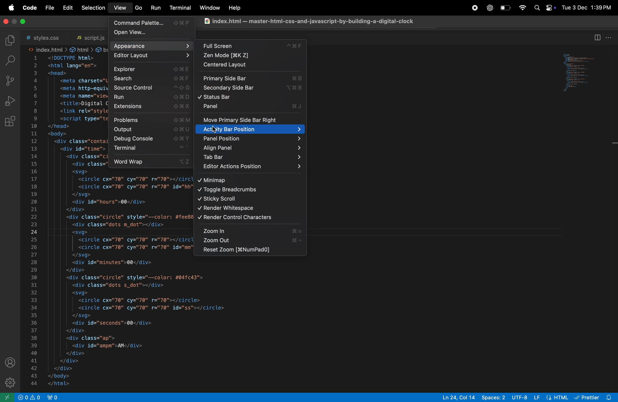 The height and width of the screenshot is (402, 618). What do you see at coordinates (66, 8) in the screenshot?
I see `edit` at bounding box center [66, 8].